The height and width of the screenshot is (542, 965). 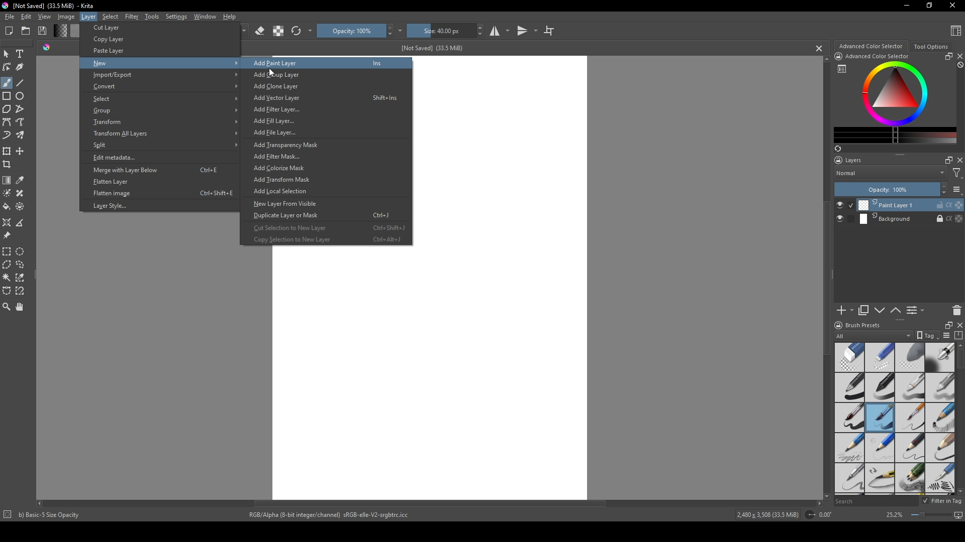 What do you see at coordinates (809, 515) in the screenshot?
I see `icon` at bounding box center [809, 515].